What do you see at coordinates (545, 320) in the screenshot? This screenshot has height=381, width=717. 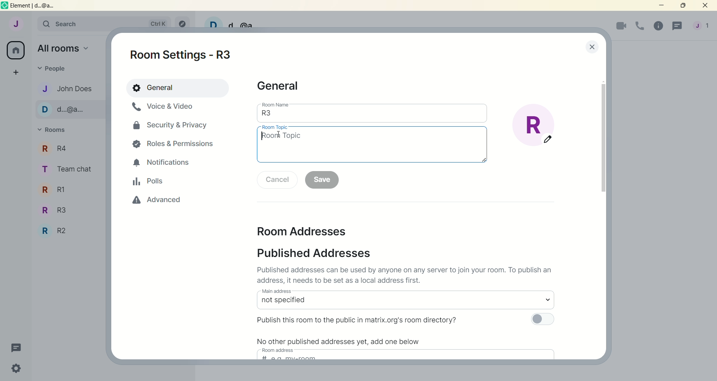 I see `toggle button` at bounding box center [545, 320].